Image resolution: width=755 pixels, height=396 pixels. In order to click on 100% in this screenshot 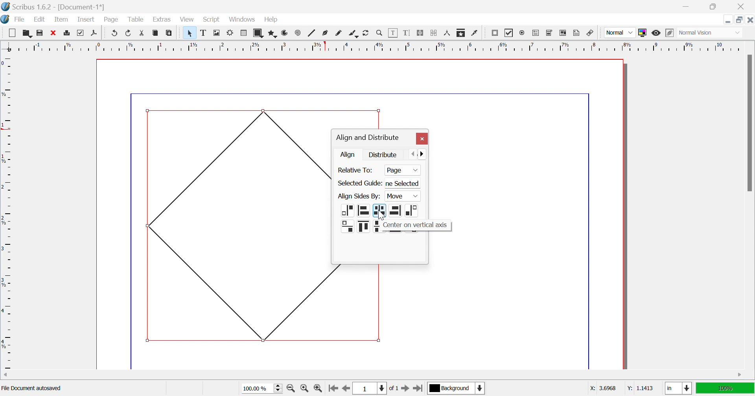, I will do `click(724, 387)`.